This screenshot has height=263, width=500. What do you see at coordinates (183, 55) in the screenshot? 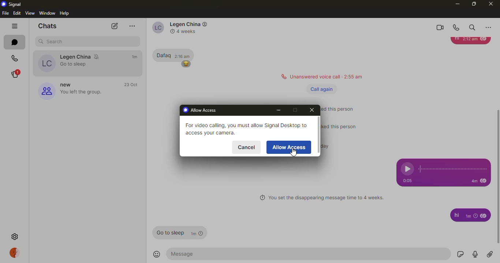
I see `2:16 am` at bounding box center [183, 55].